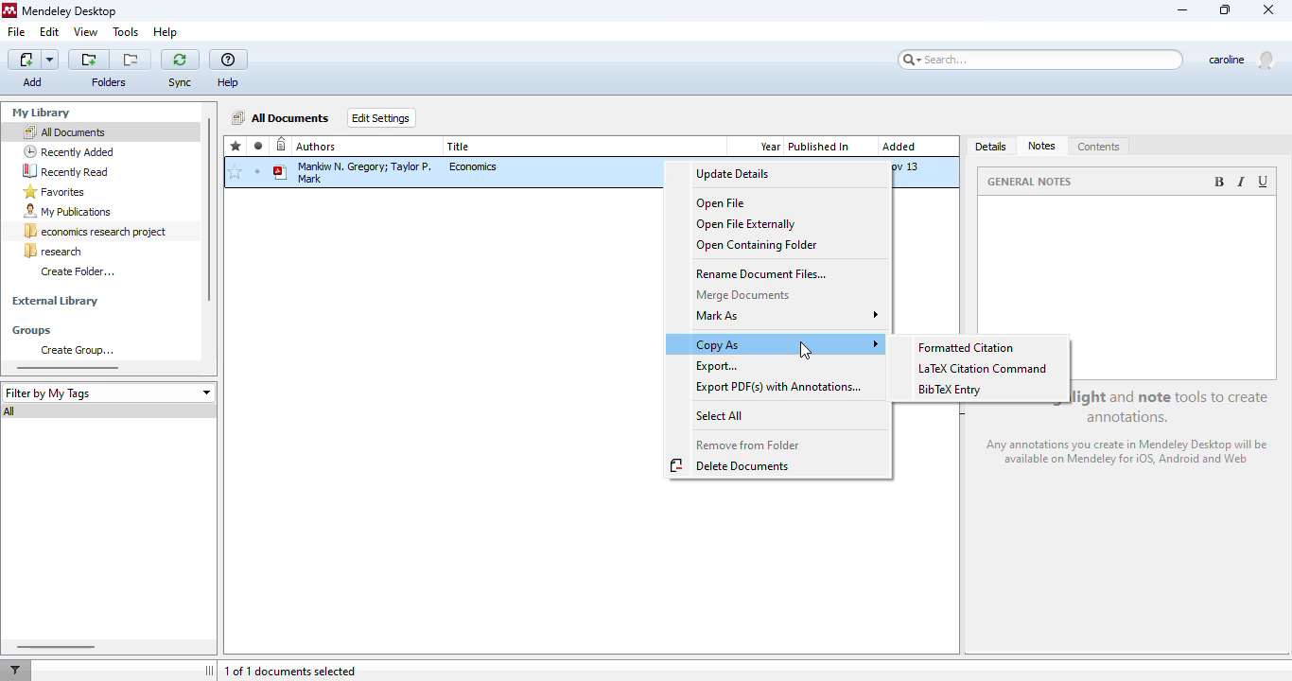 The image size is (1292, 681). What do you see at coordinates (749, 445) in the screenshot?
I see `remove from folder` at bounding box center [749, 445].